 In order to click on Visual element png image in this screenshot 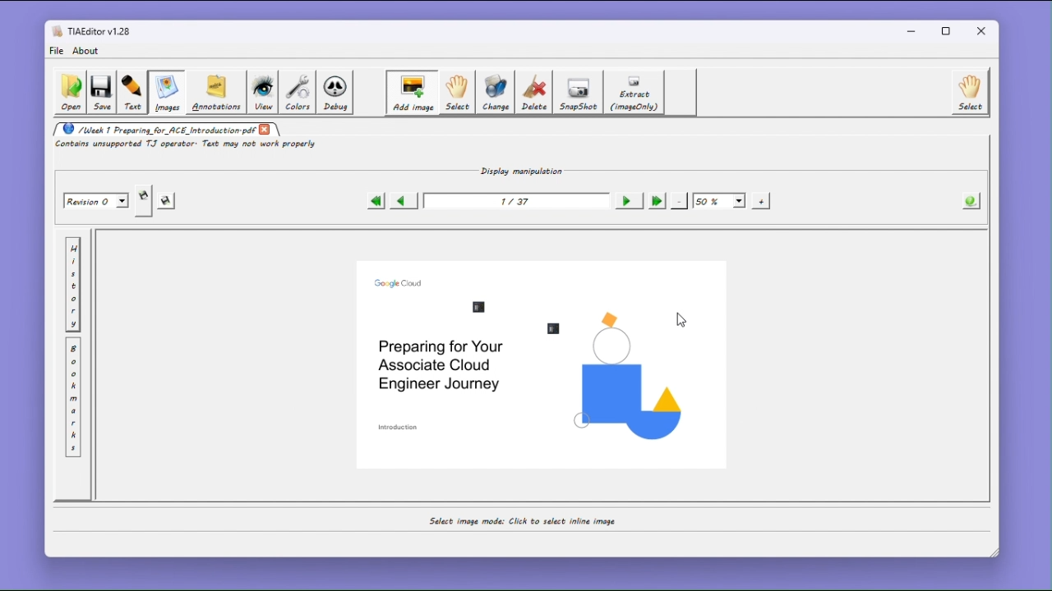, I will do `click(627, 376)`.